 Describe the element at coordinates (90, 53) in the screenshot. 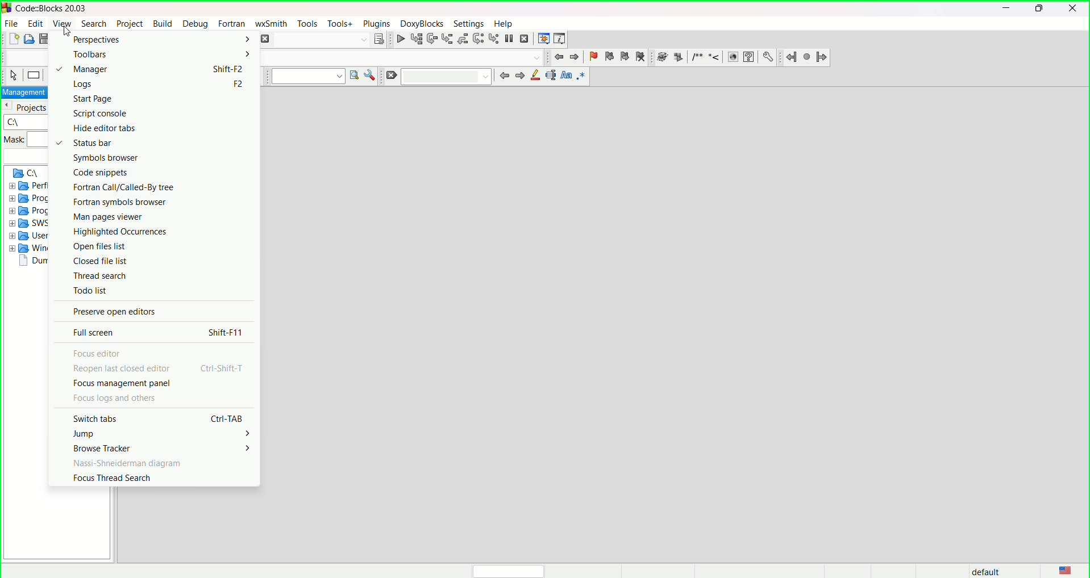

I see `toolbars` at that location.